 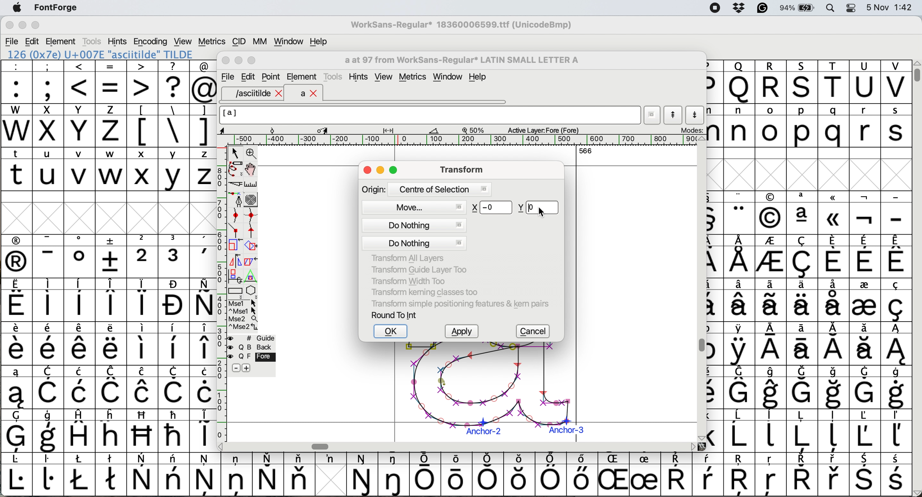 I want to click on u, so click(x=49, y=169).